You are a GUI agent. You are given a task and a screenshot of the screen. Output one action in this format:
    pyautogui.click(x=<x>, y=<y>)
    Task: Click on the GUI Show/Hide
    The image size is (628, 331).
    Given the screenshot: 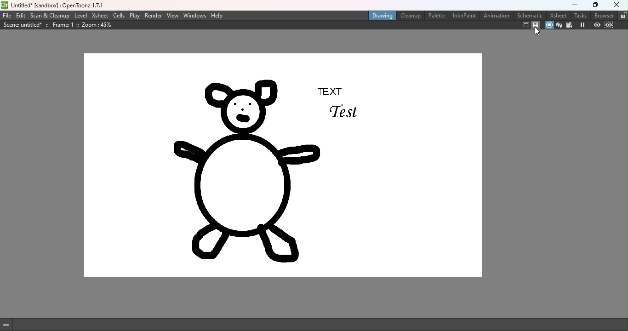 What is the action you would take?
    pyautogui.click(x=10, y=325)
    